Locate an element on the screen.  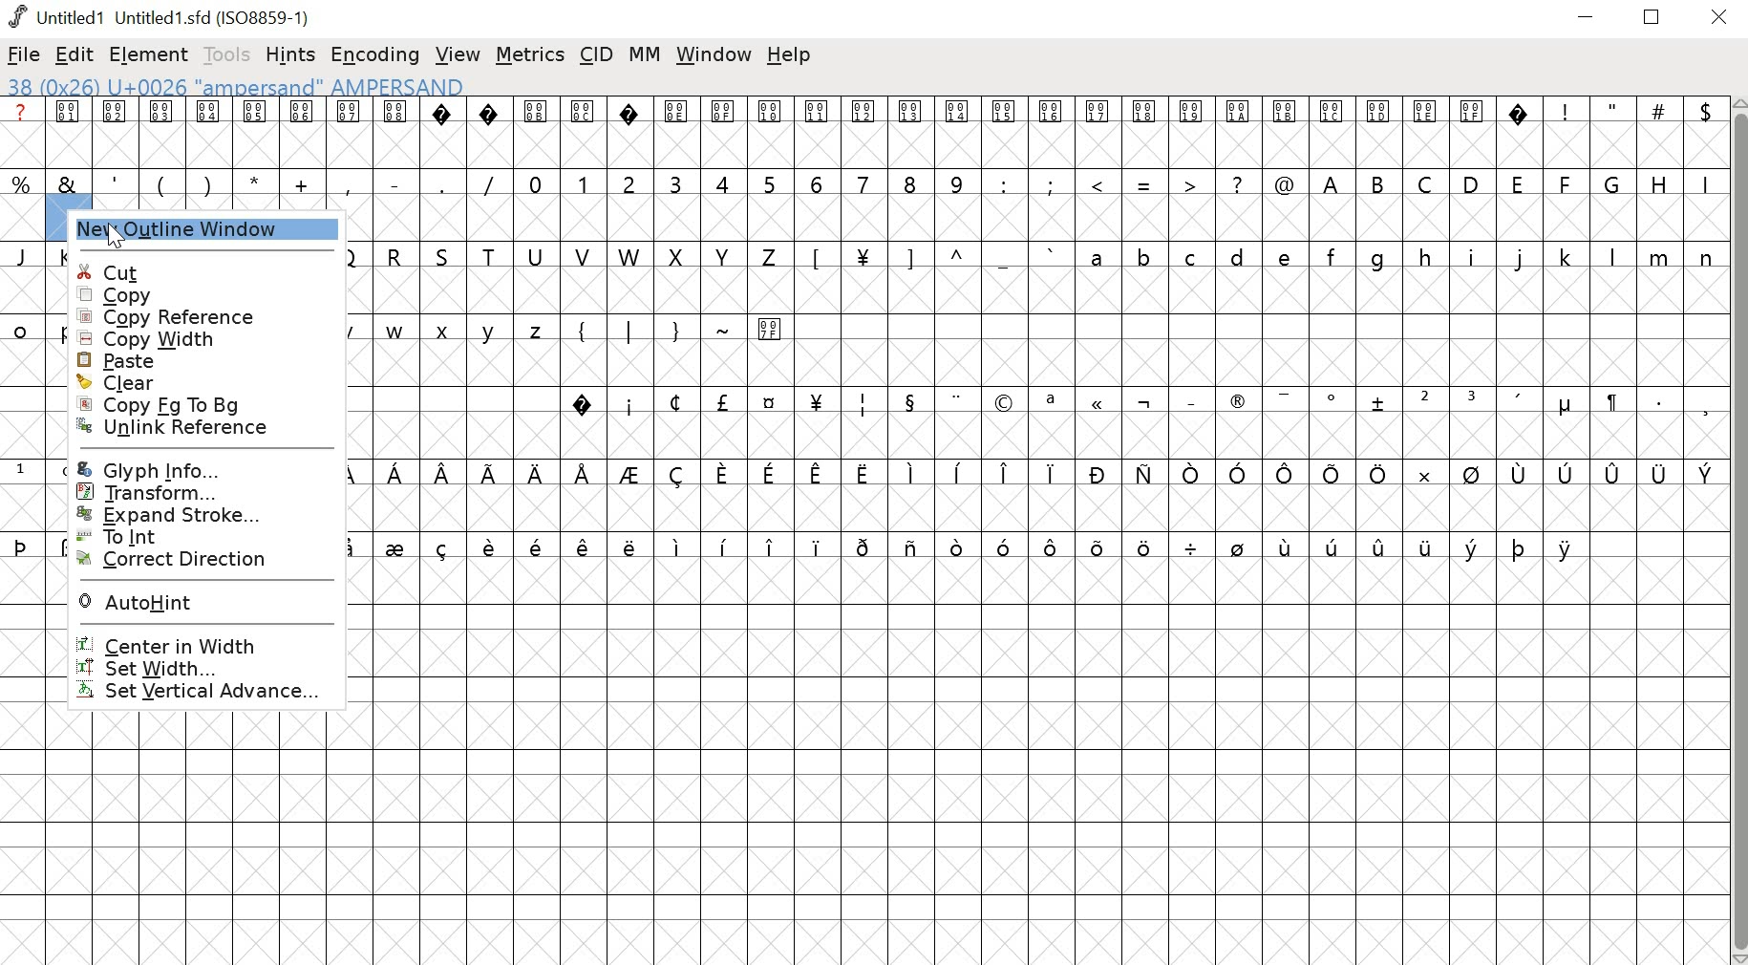
0018 is located at coordinates (1146, 133).